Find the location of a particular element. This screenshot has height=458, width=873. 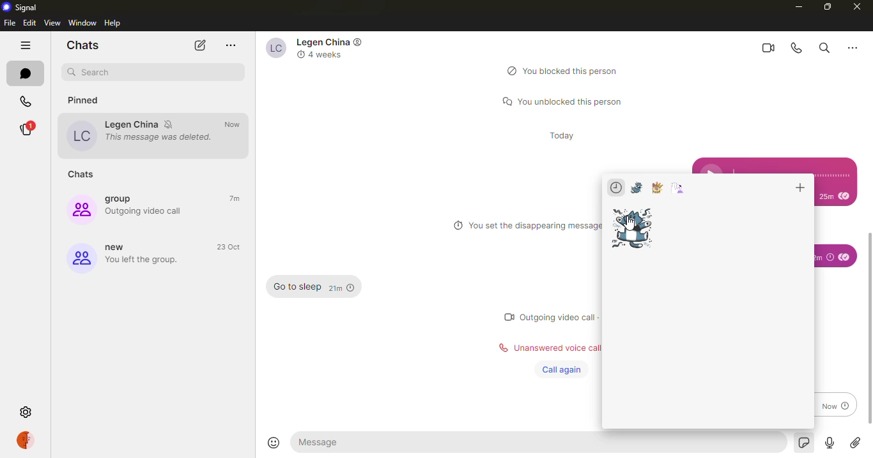

today is located at coordinates (564, 135).